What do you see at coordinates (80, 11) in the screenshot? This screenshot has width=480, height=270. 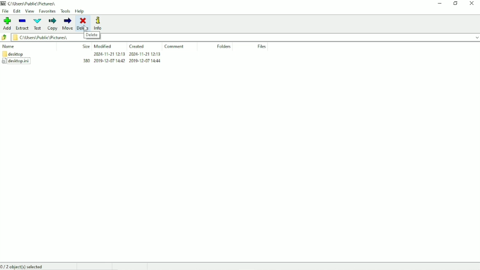 I see `Help` at bounding box center [80, 11].